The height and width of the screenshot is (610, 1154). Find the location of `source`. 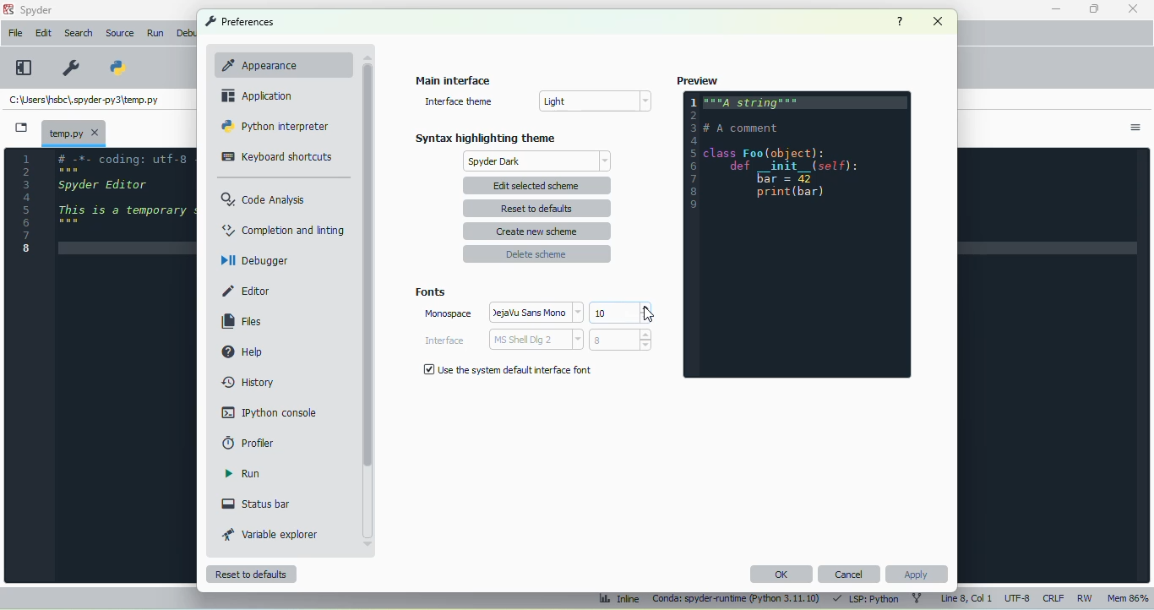

source is located at coordinates (119, 33).